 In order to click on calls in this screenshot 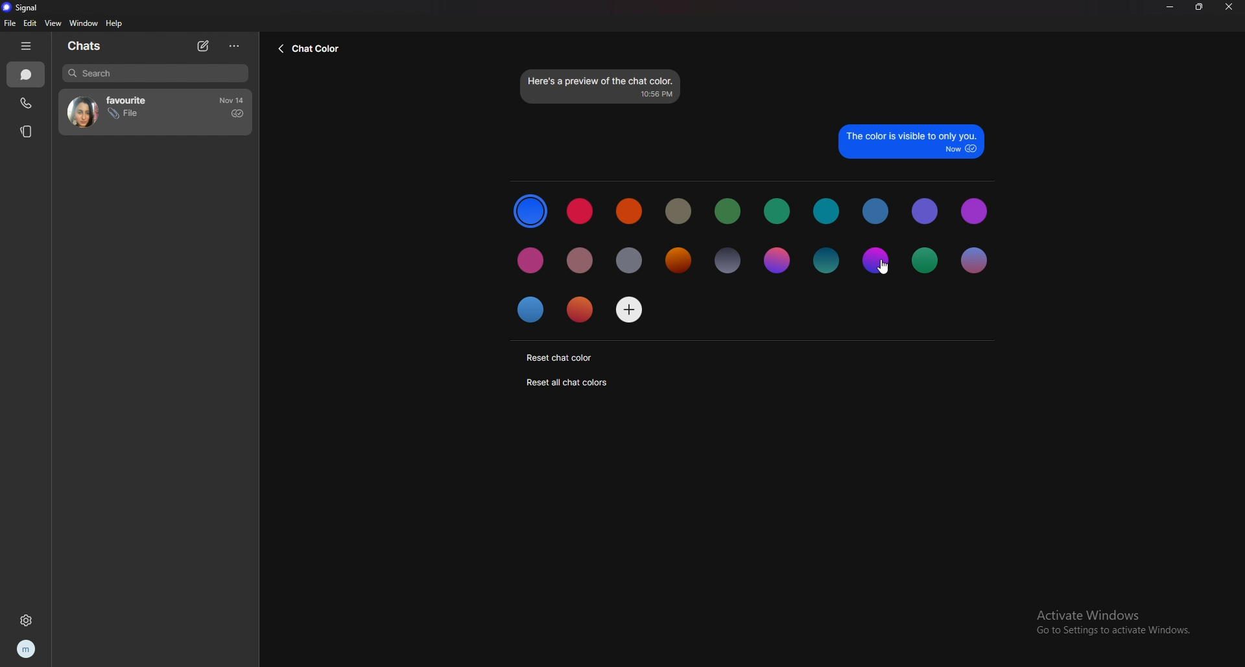, I will do `click(25, 104)`.